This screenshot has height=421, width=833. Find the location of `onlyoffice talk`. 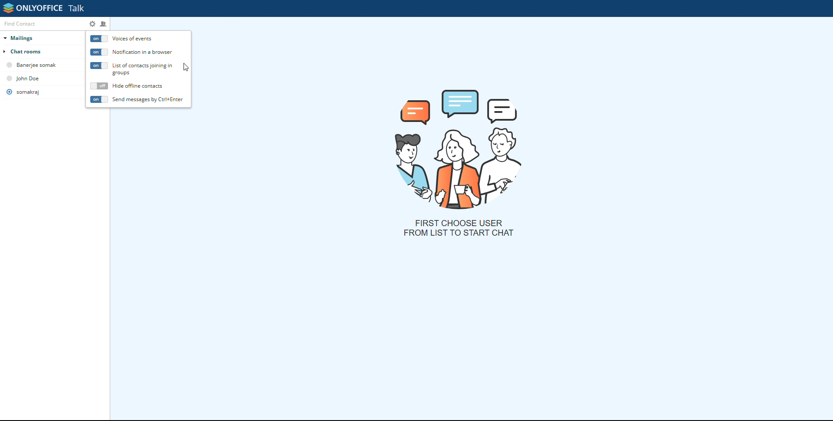

onlyoffice talk is located at coordinates (45, 8).